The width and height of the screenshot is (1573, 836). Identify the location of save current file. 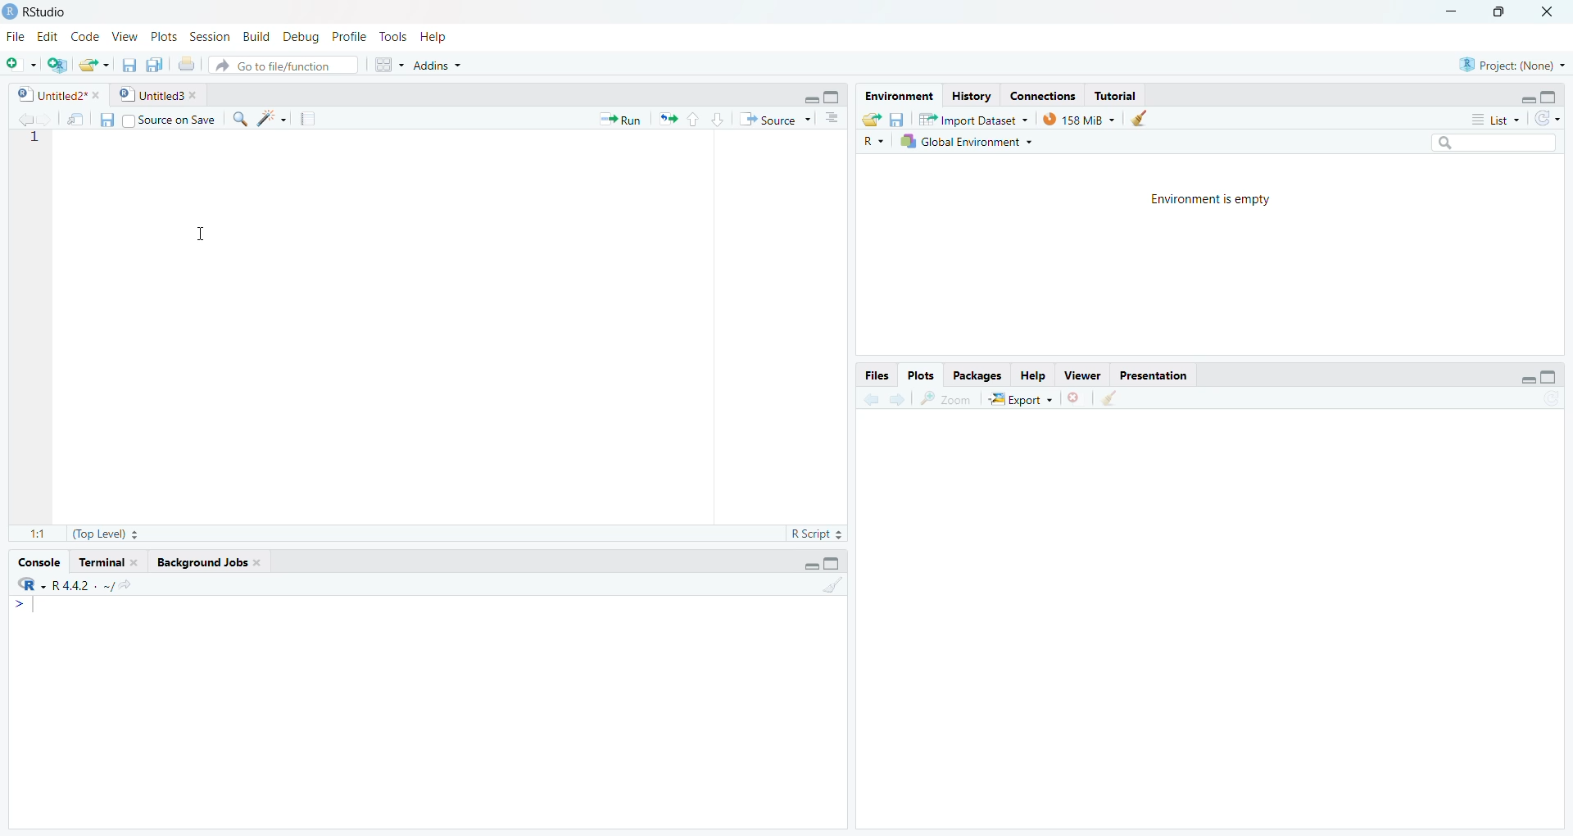
(129, 62).